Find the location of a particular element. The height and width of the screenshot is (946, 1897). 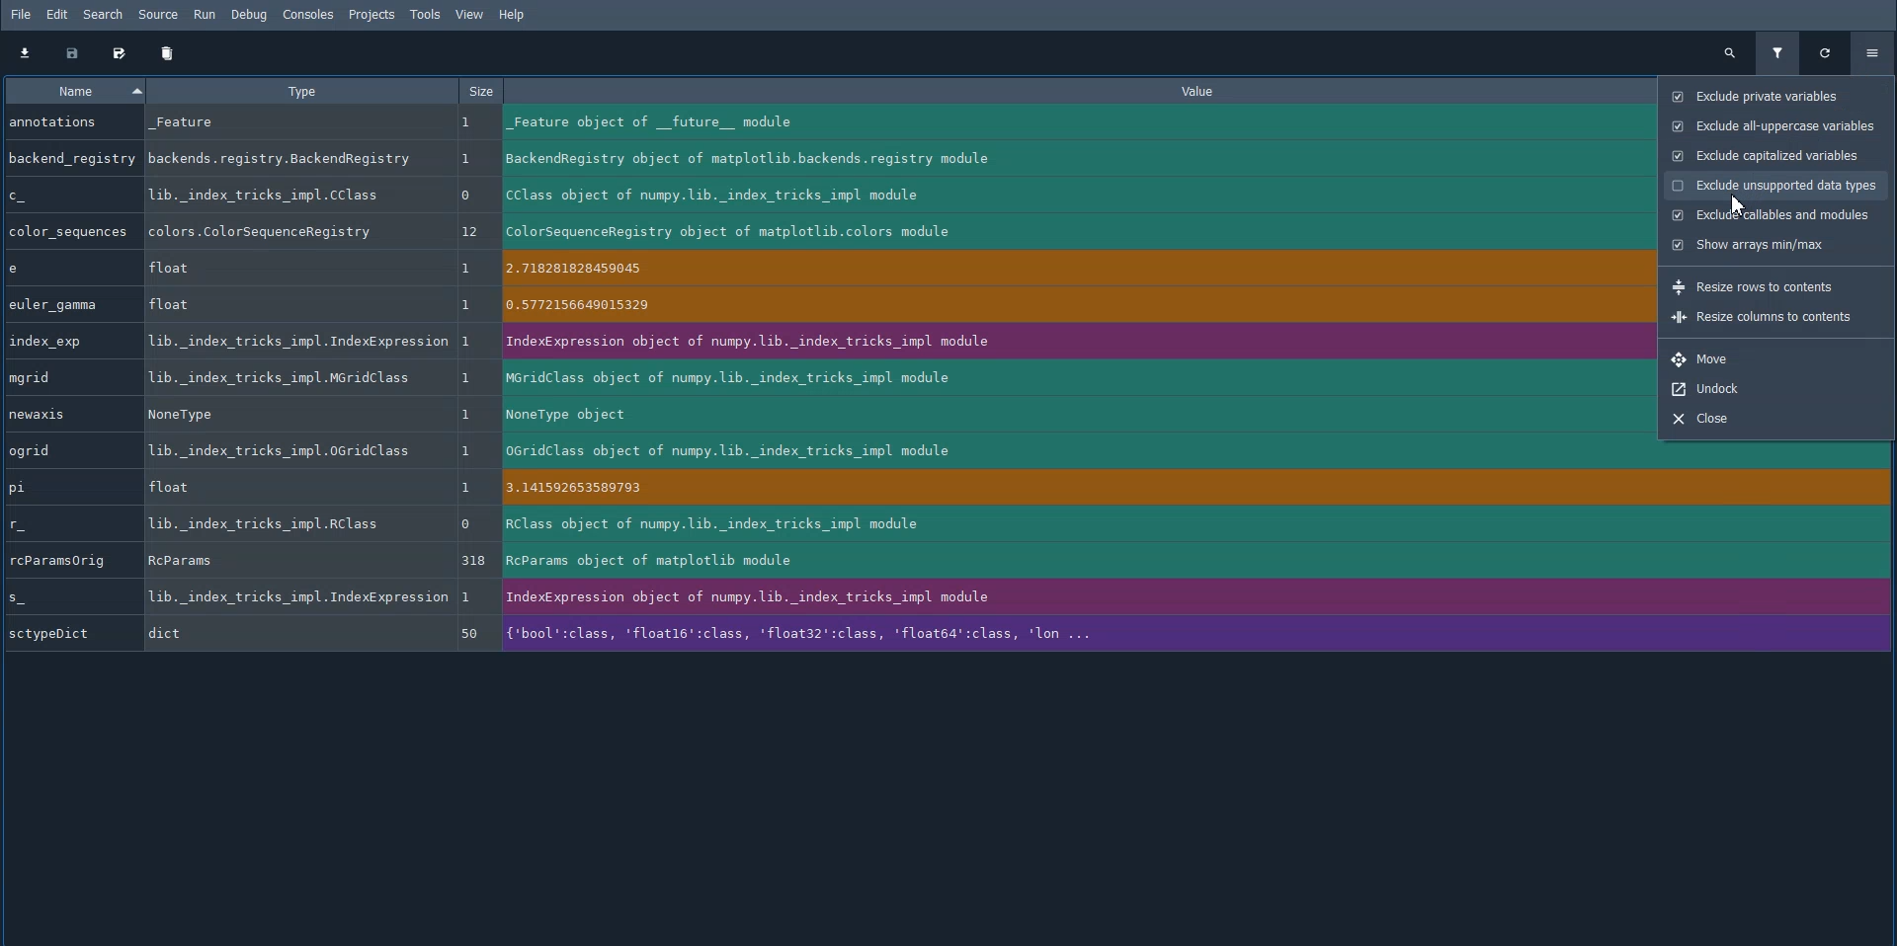

Filter variables is located at coordinates (1776, 53).